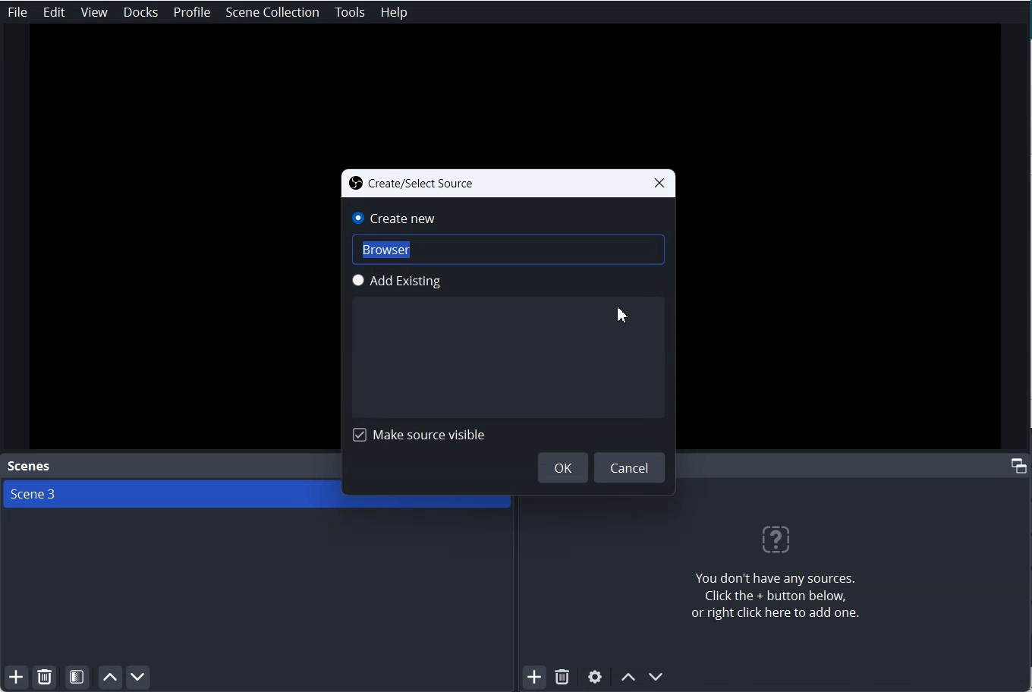 Image resolution: width=1032 pixels, height=692 pixels. What do you see at coordinates (536, 678) in the screenshot?
I see `Add Source` at bounding box center [536, 678].